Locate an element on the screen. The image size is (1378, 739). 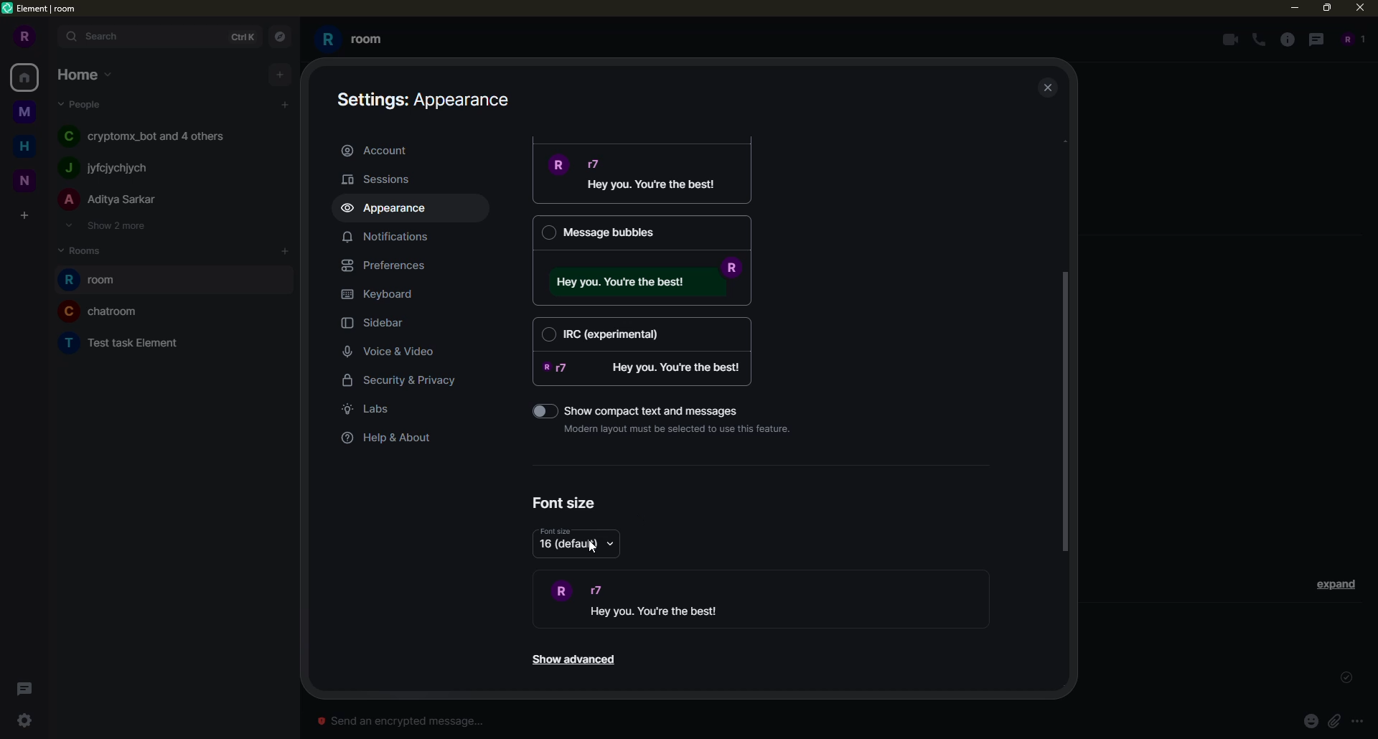
create space is located at coordinates (24, 217).